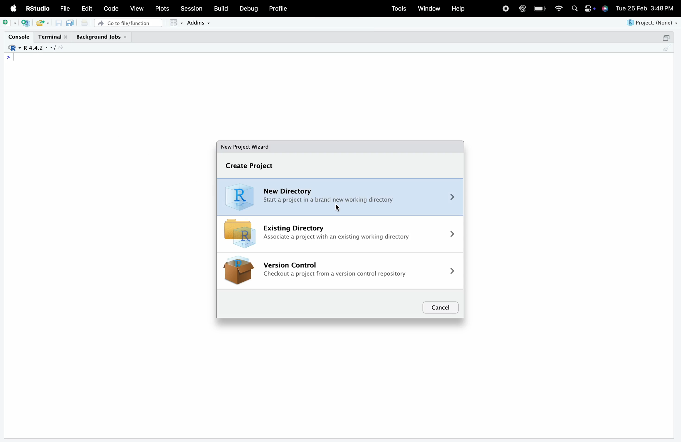 This screenshot has height=442, width=681. I want to click on Edit, so click(87, 8).